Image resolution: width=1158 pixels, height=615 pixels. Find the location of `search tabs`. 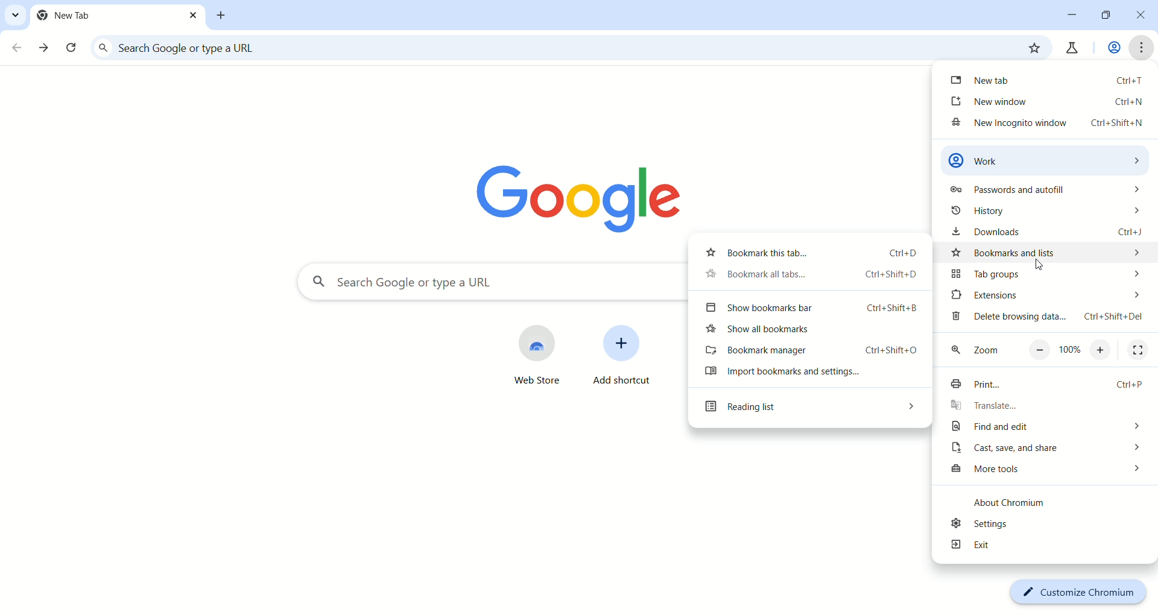

search tabs is located at coordinates (14, 14).